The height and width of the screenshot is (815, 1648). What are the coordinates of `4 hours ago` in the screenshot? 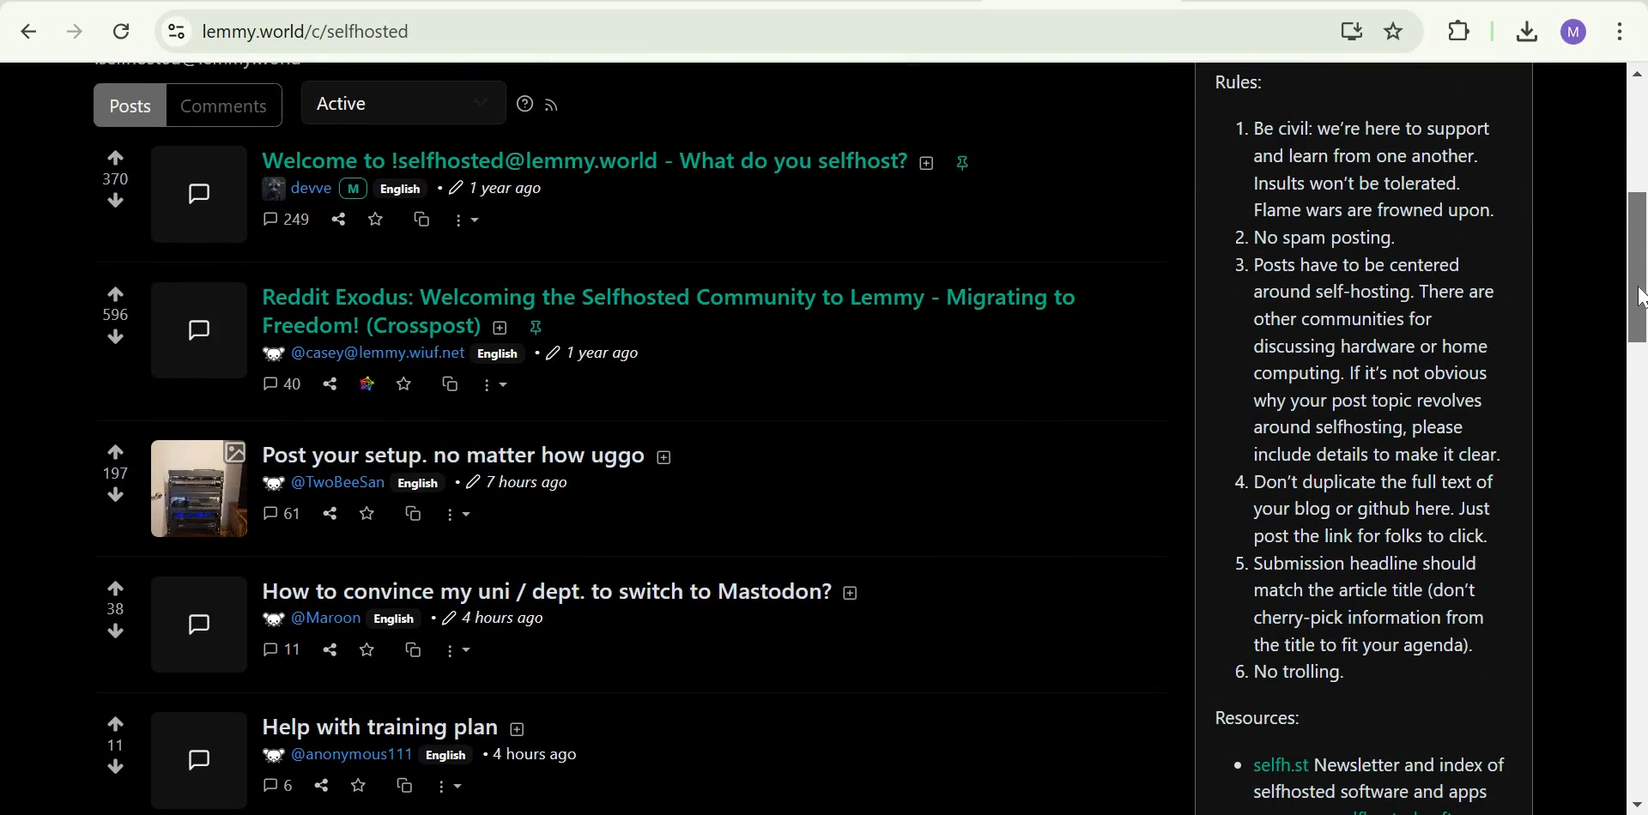 It's located at (532, 755).